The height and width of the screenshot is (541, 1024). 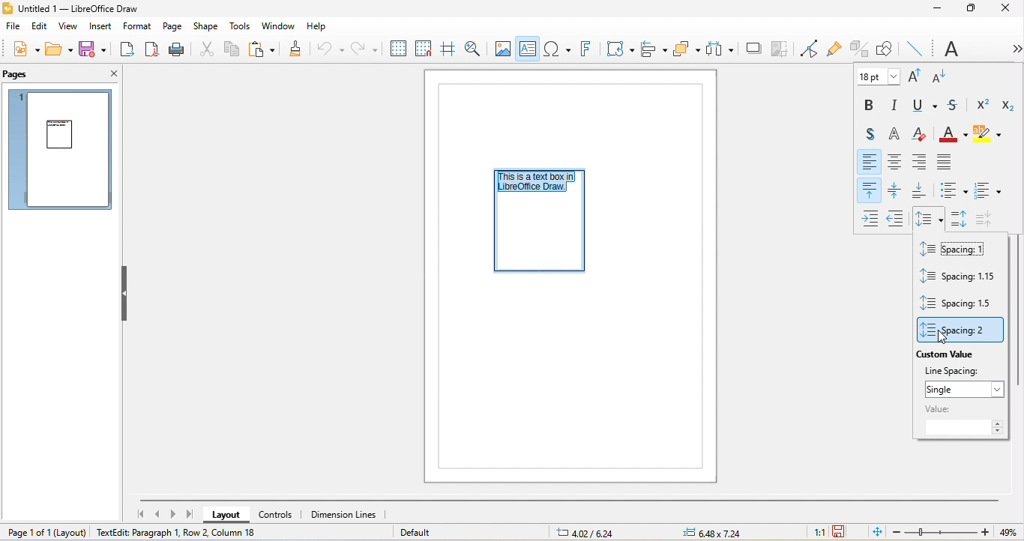 What do you see at coordinates (157, 513) in the screenshot?
I see `previous page` at bounding box center [157, 513].